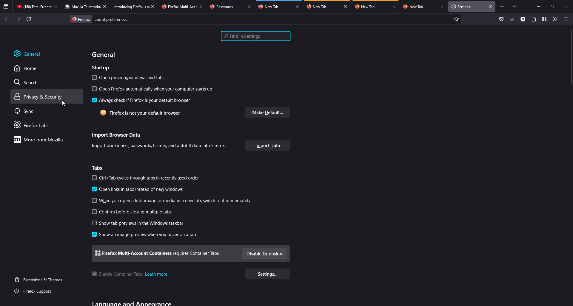 The height and width of the screenshot is (306, 573). What do you see at coordinates (113, 19) in the screenshot?
I see `preferences` at bounding box center [113, 19].